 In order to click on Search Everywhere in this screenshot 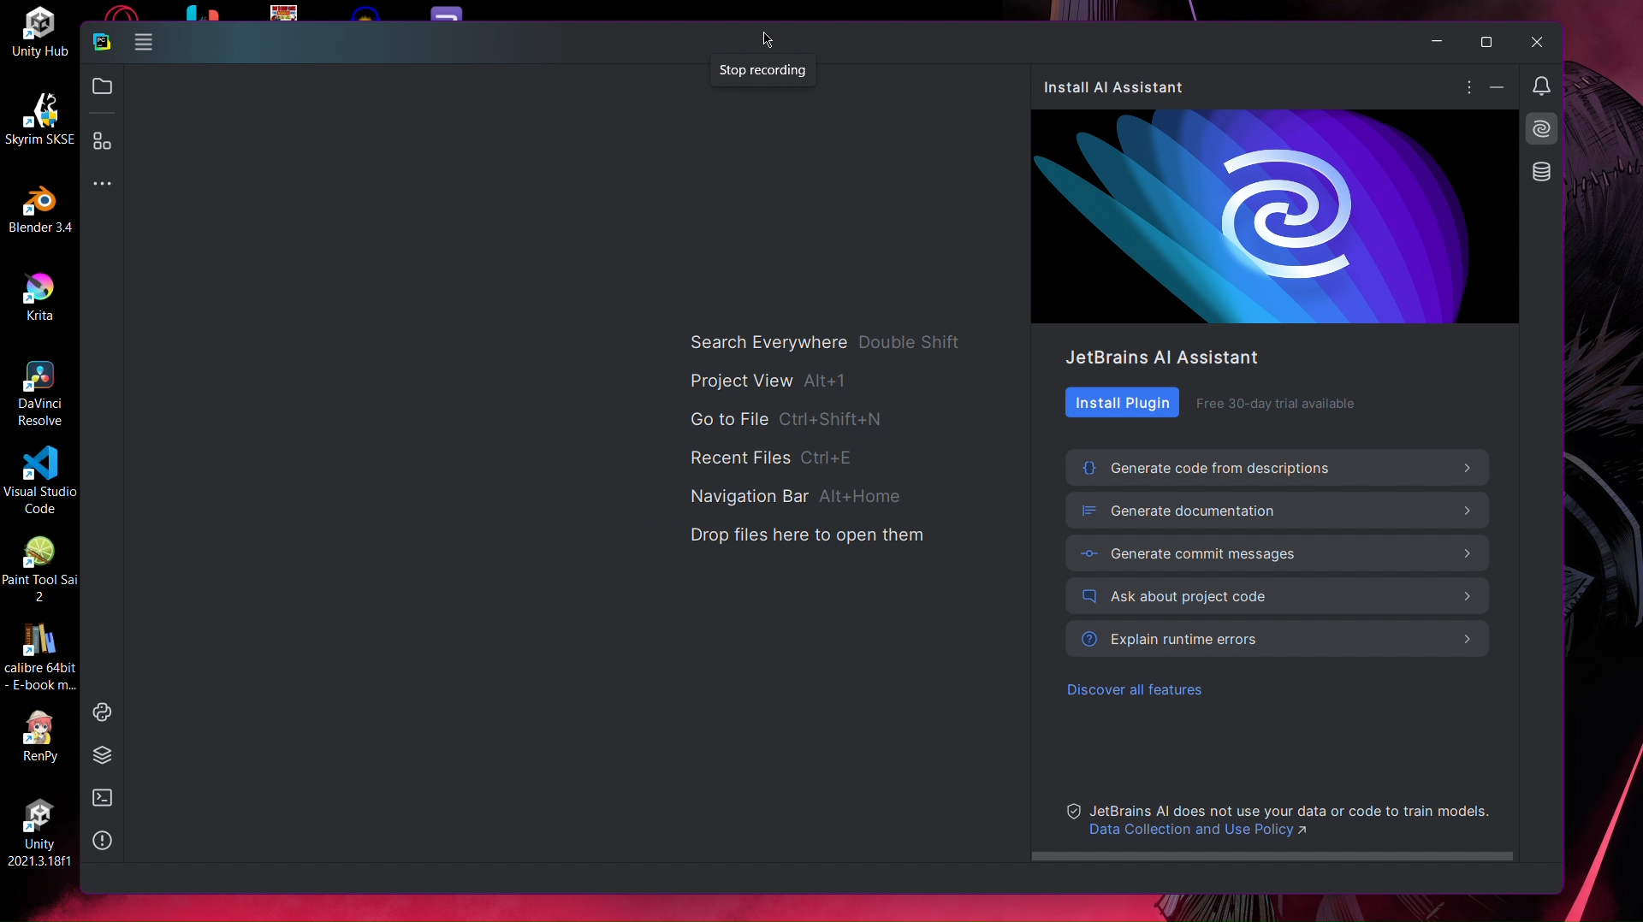, I will do `click(828, 344)`.